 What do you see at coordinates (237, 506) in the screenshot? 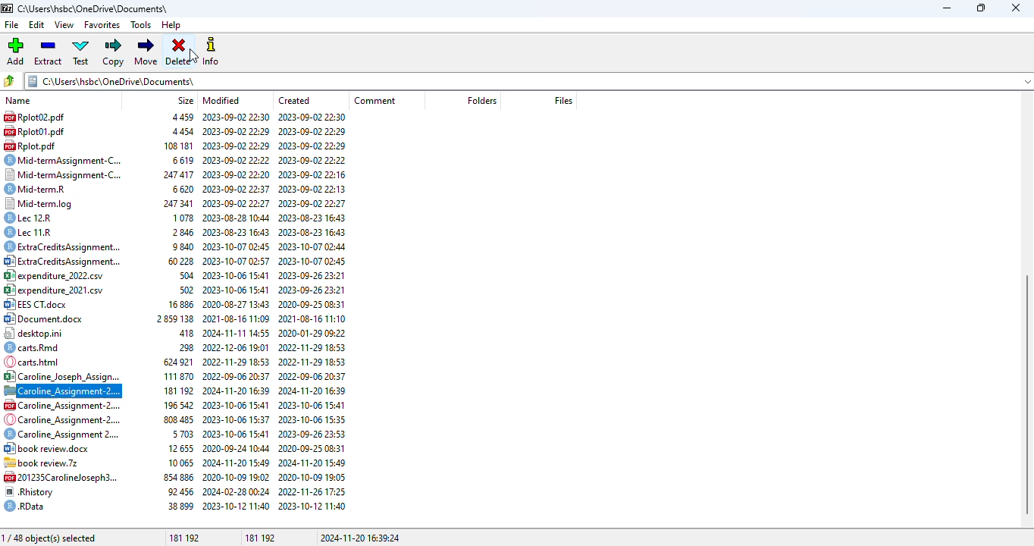
I see `2023-10-12 11:40` at bounding box center [237, 506].